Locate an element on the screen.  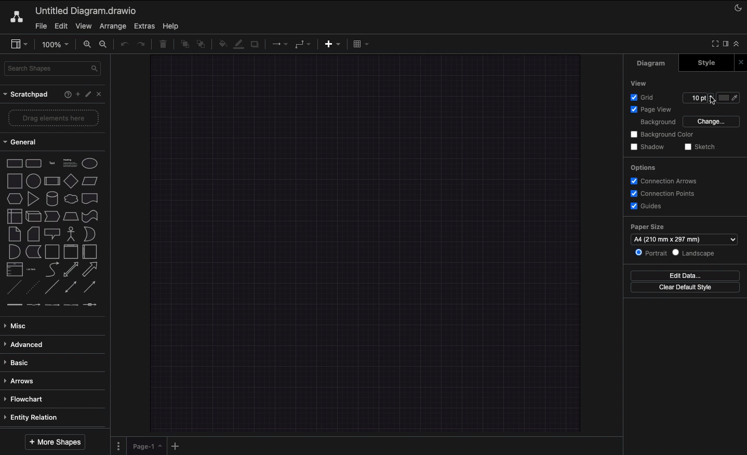
Color picked is located at coordinates (728, 98).